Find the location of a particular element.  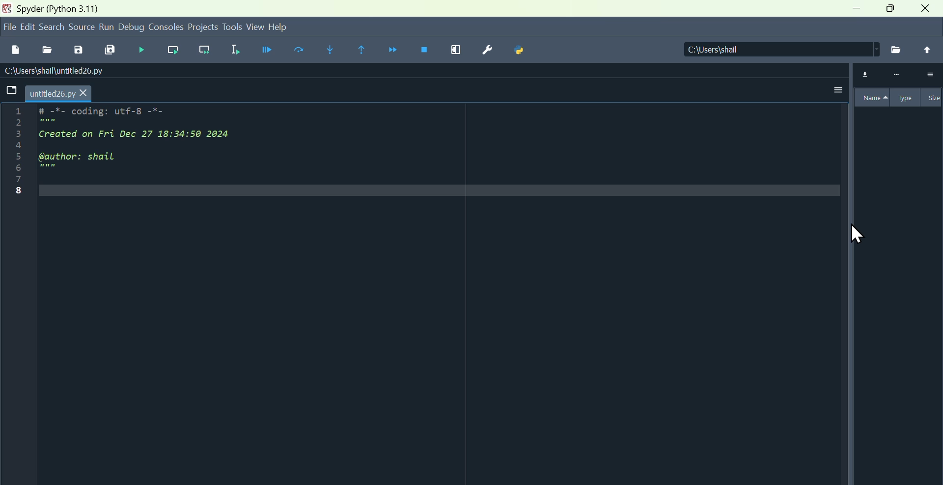

tools is located at coordinates (232, 27).